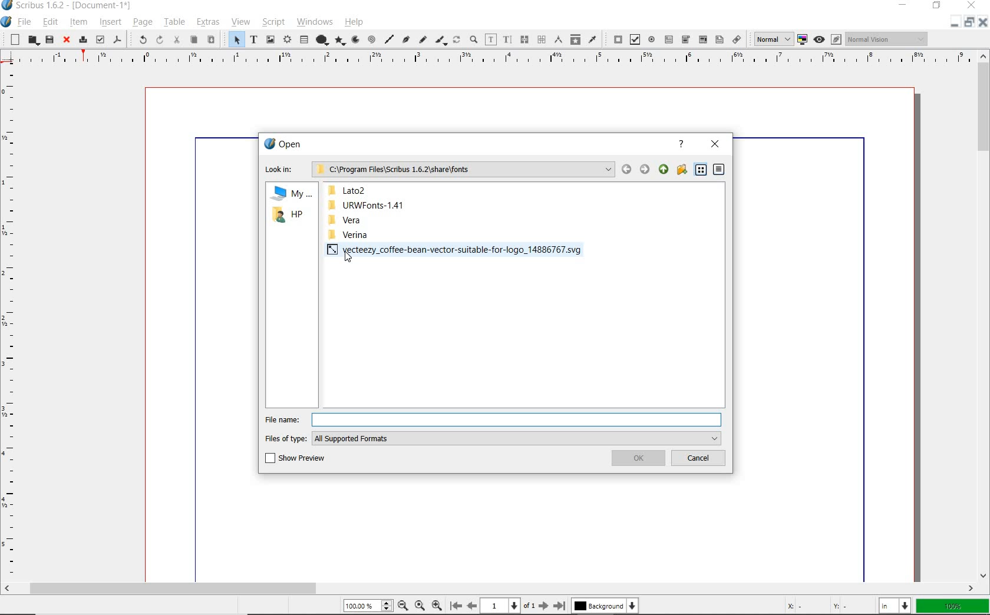 This screenshot has width=990, height=615. What do you see at coordinates (421, 606) in the screenshot?
I see `Zoom to 100%` at bounding box center [421, 606].